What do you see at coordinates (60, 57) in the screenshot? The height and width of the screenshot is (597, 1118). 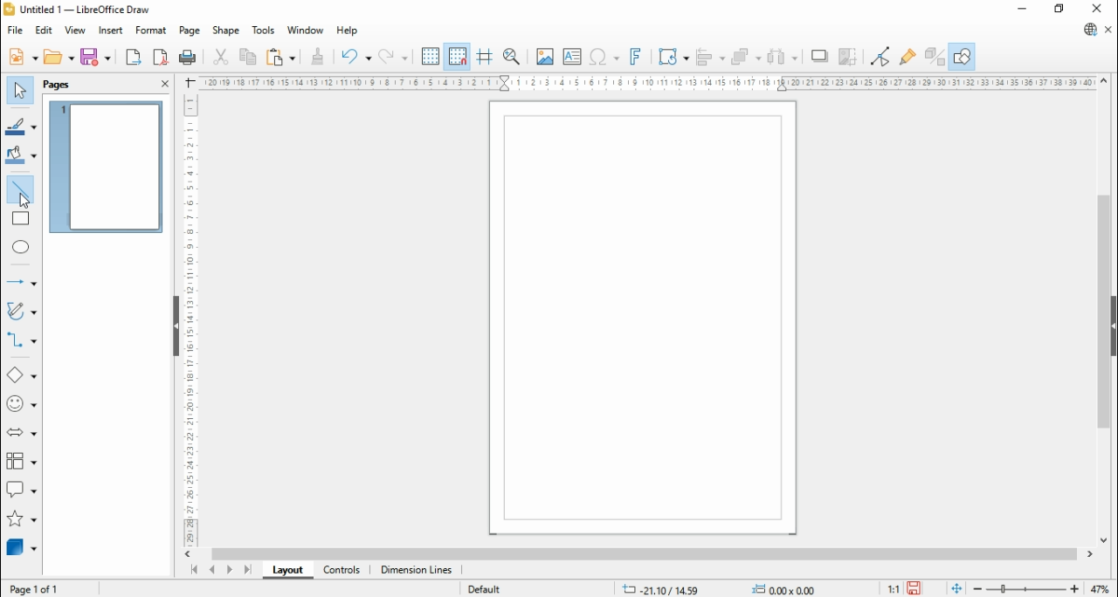 I see `open` at bounding box center [60, 57].